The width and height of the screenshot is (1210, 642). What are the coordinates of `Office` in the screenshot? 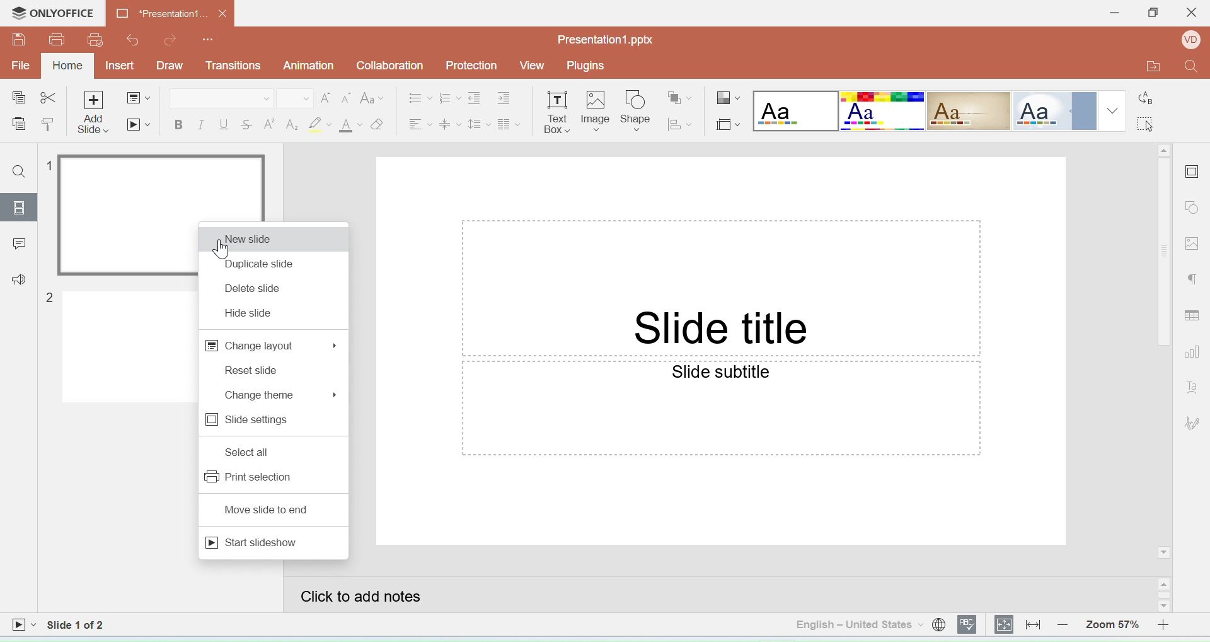 It's located at (1053, 111).